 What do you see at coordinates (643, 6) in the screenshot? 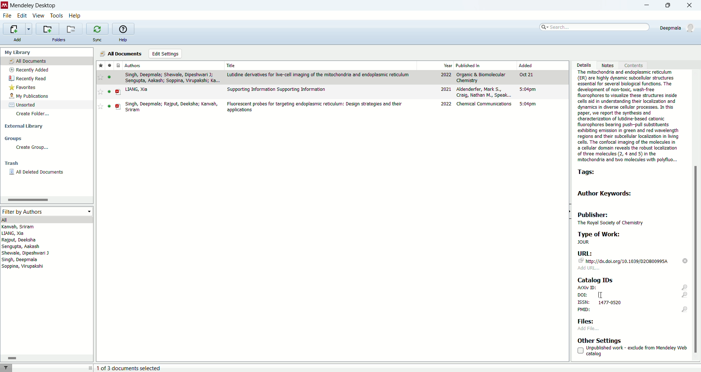
I see `minimize` at bounding box center [643, 6].